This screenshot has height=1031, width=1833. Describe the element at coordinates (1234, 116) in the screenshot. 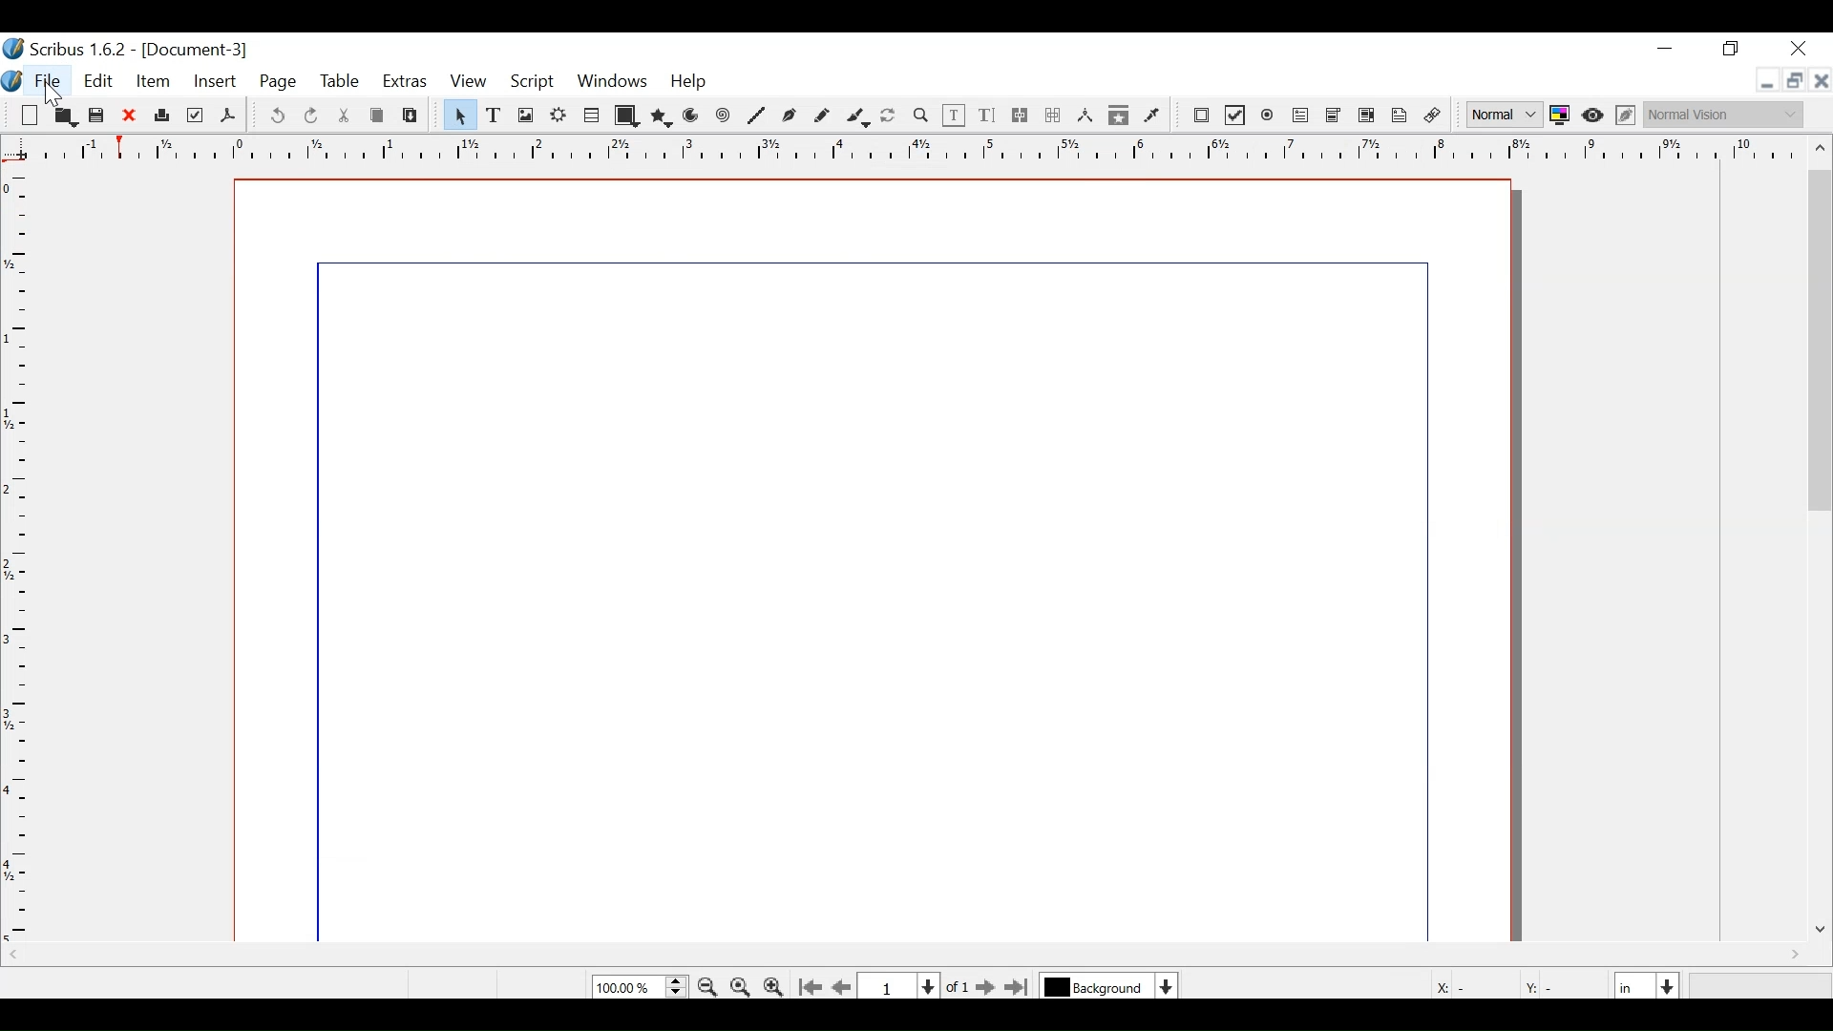

I see `PDF Check Box` at that location.